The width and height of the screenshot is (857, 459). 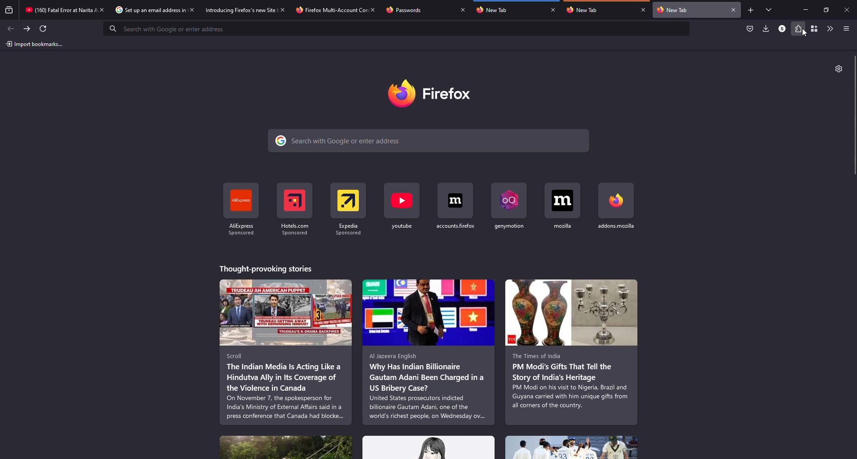 What do you see at coordinates (765, 28) in the screenshot?
I see `downloads` at bounding box center [765, 28].